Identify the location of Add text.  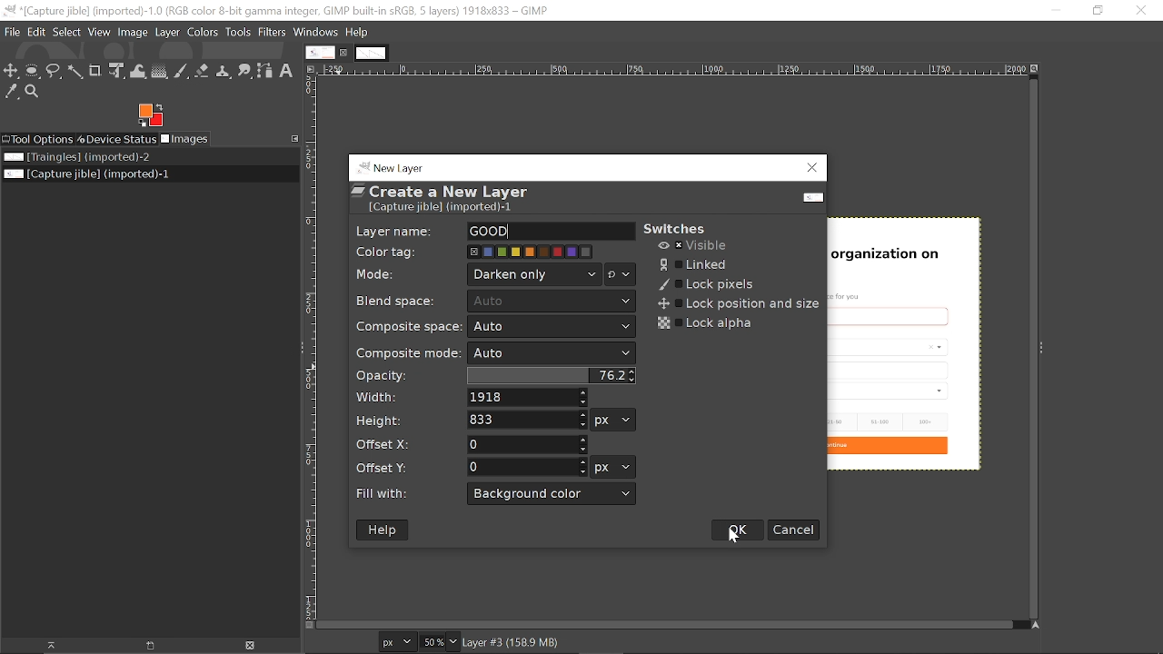
(290, 72).